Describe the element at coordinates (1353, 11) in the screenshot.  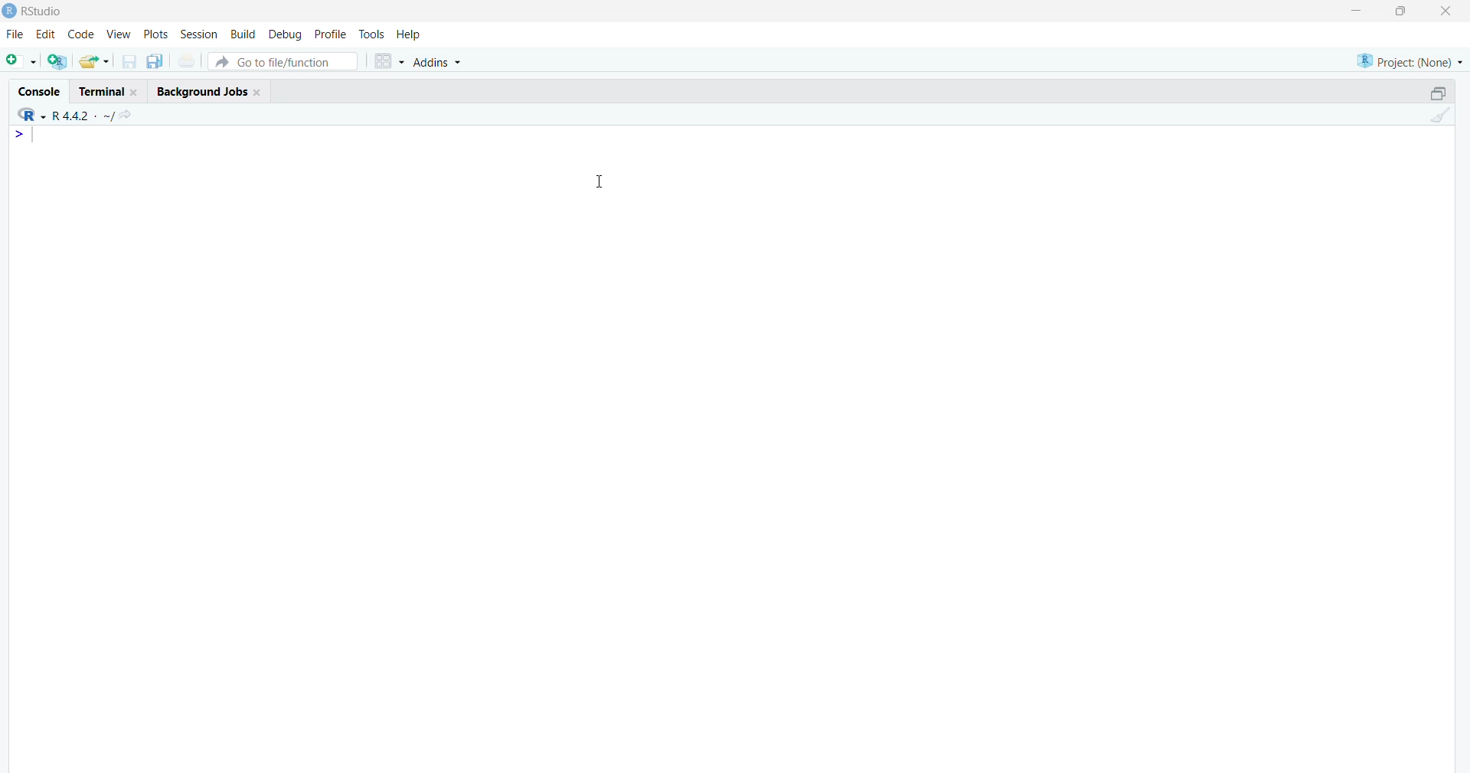
I see `minimize` at that location.